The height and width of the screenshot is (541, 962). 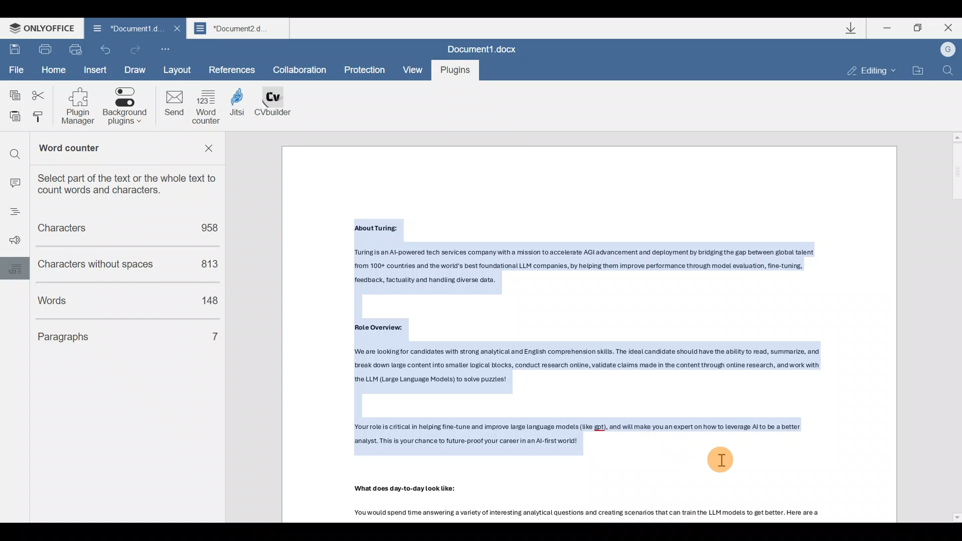 What do you see at coordinates (37, 96) in the screenshot?
I see `Cut` at bounding box center [37, 96].